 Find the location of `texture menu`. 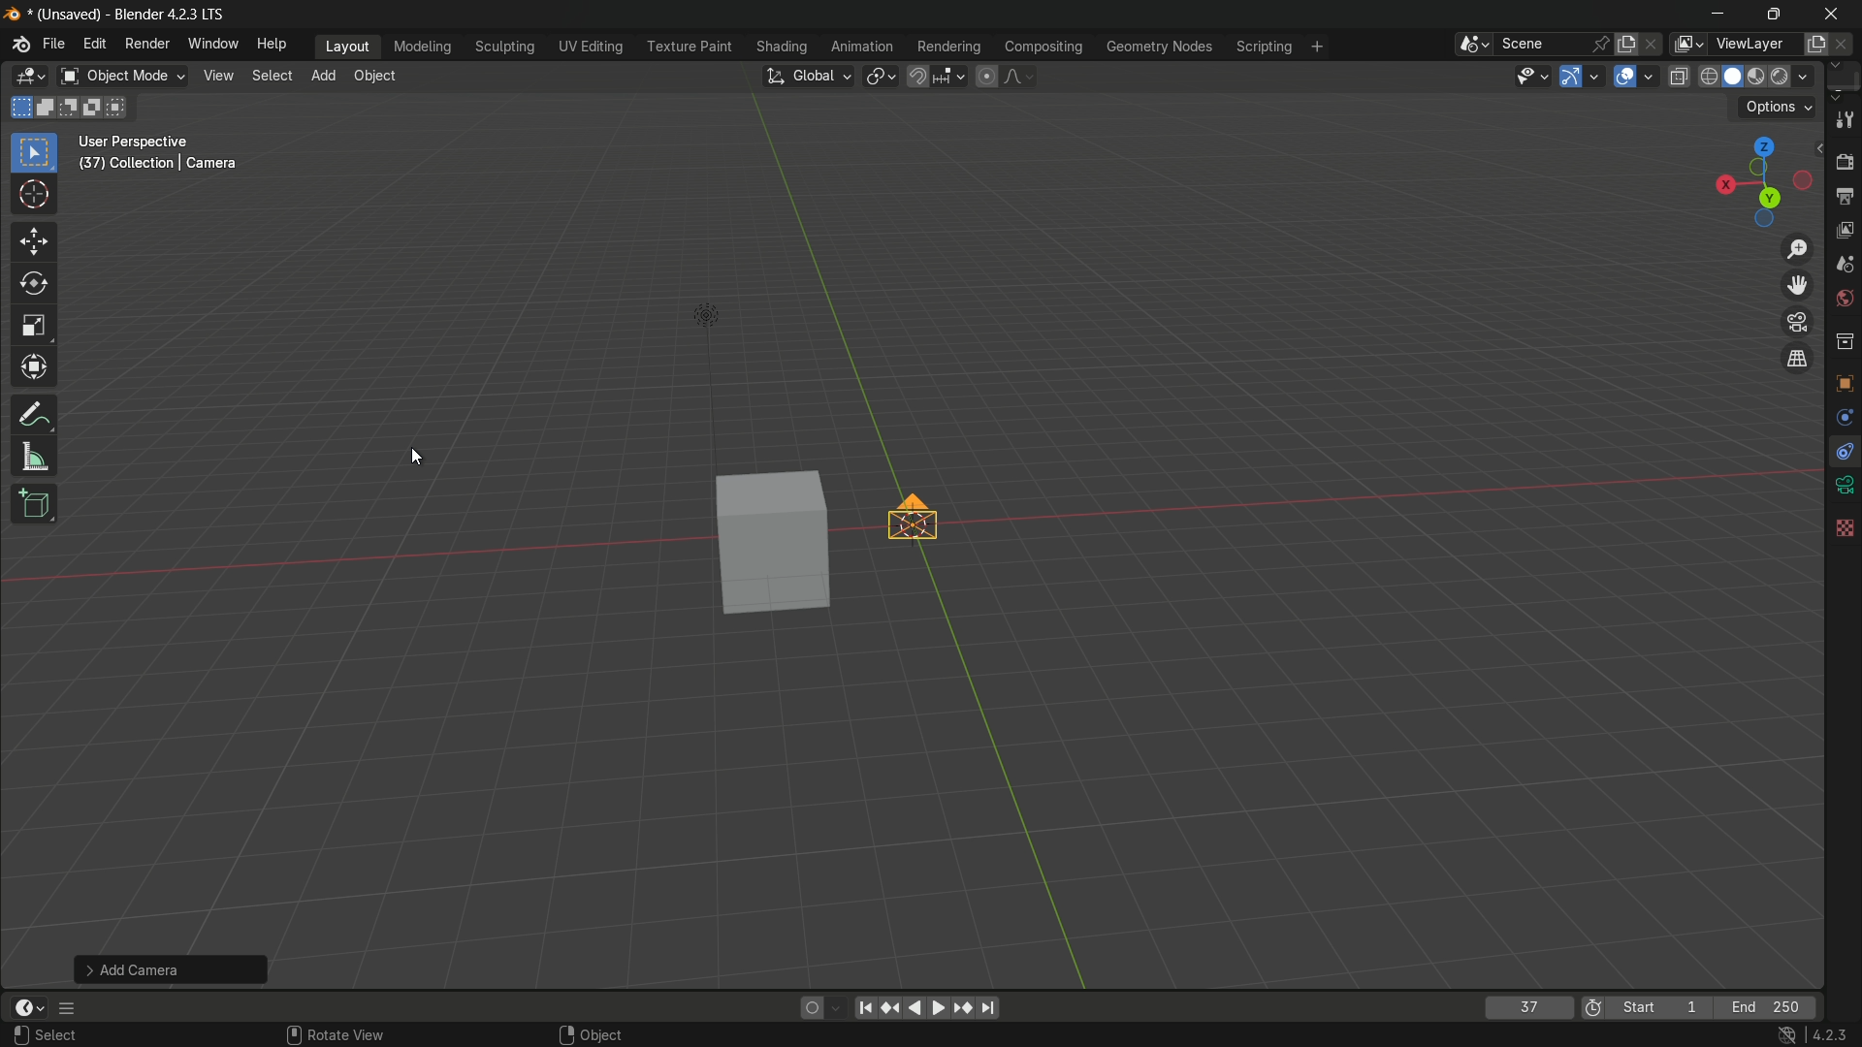

texture menu is located at coordinates (686, 48).